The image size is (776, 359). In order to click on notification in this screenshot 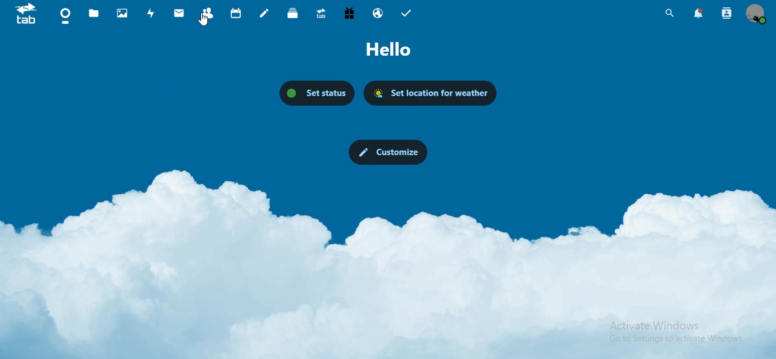, I will do `click(699, 14)`.